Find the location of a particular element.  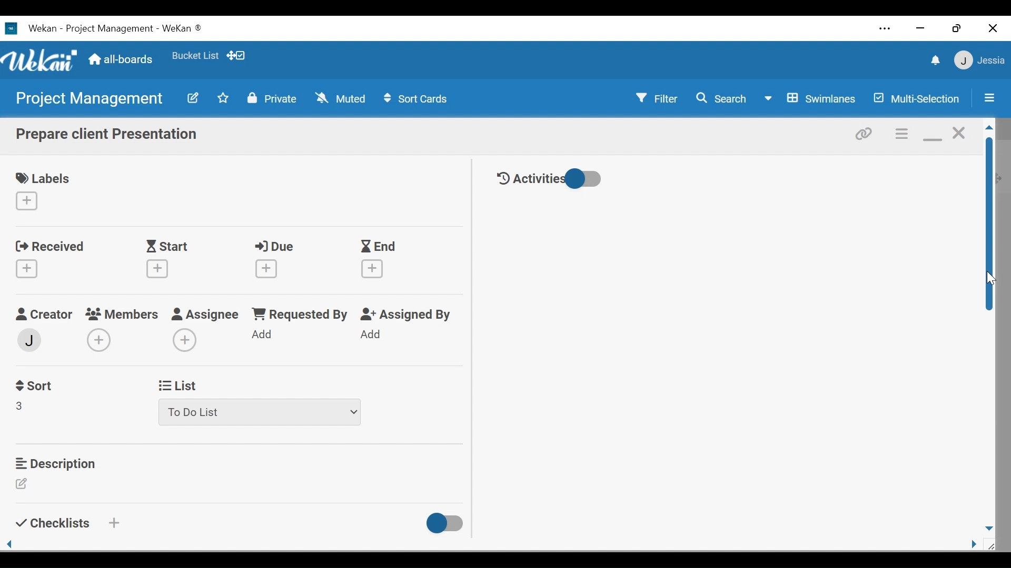

Description is located at coordinates (55, 464).